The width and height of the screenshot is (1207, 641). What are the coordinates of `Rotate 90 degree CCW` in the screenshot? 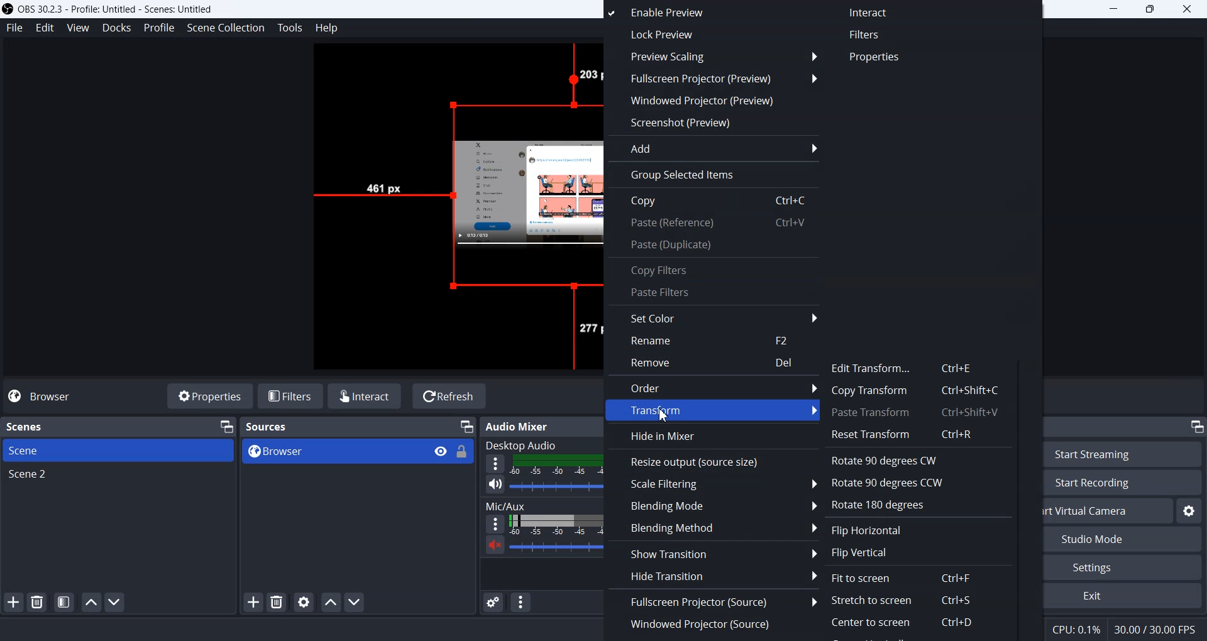 It's located at (917, 483).